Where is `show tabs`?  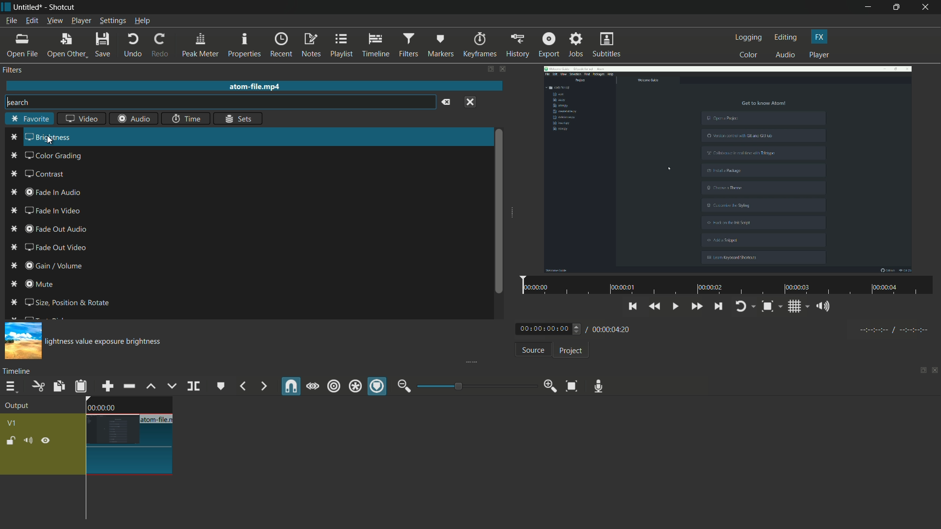
show tabs is located at coordinates (920, 371).